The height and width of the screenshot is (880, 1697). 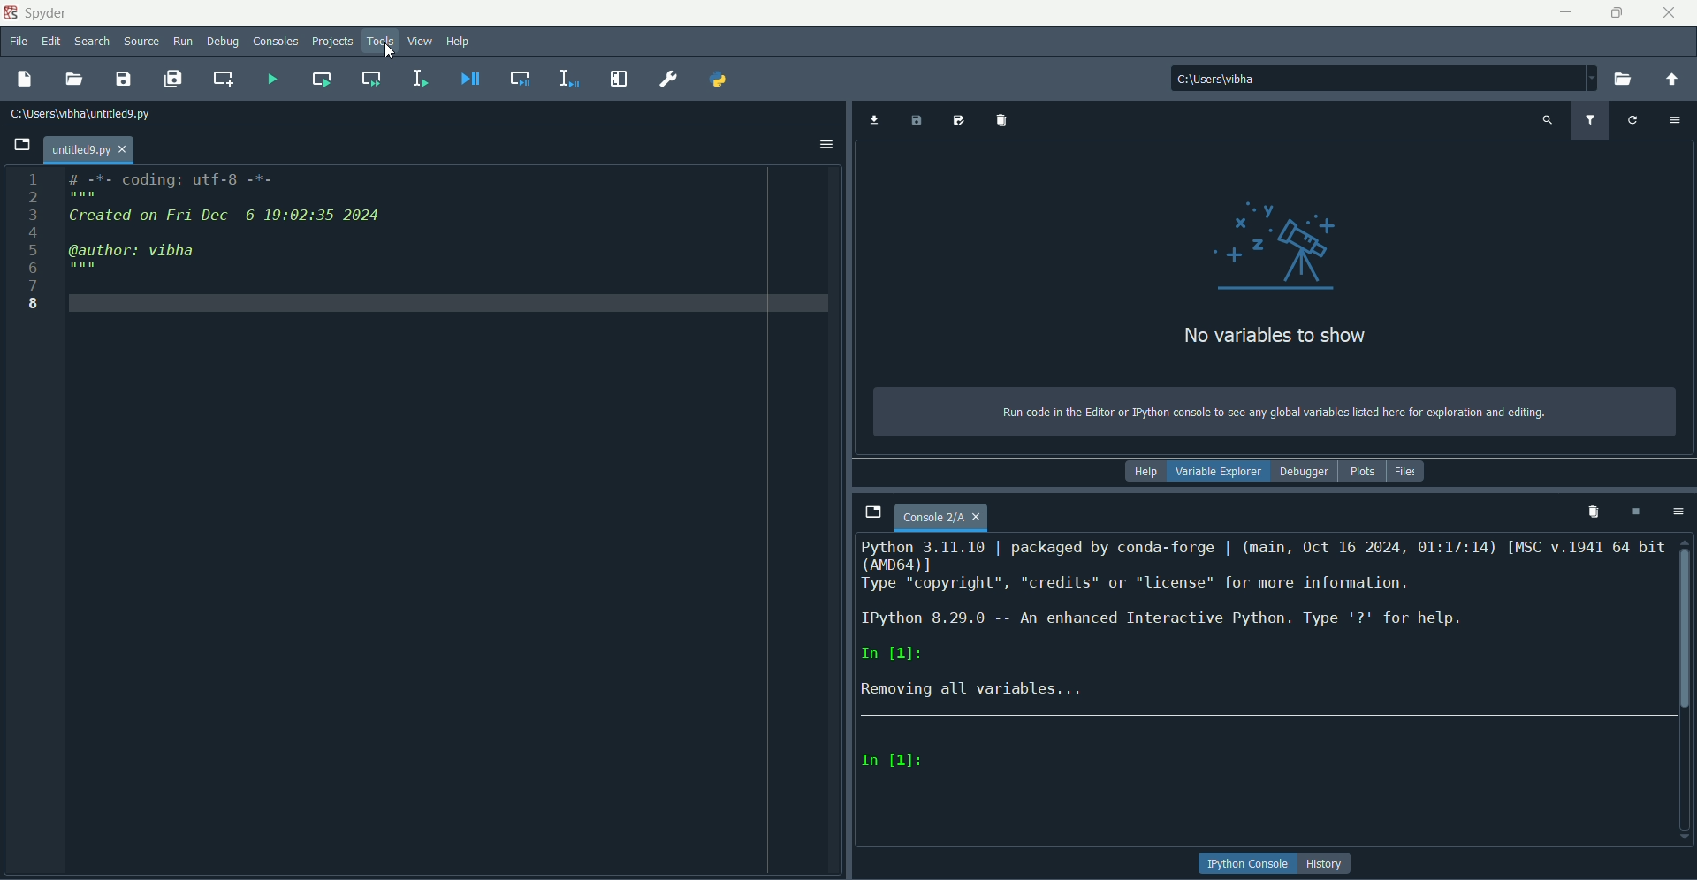 I want to click on run selection, so click(x=420, y=79).